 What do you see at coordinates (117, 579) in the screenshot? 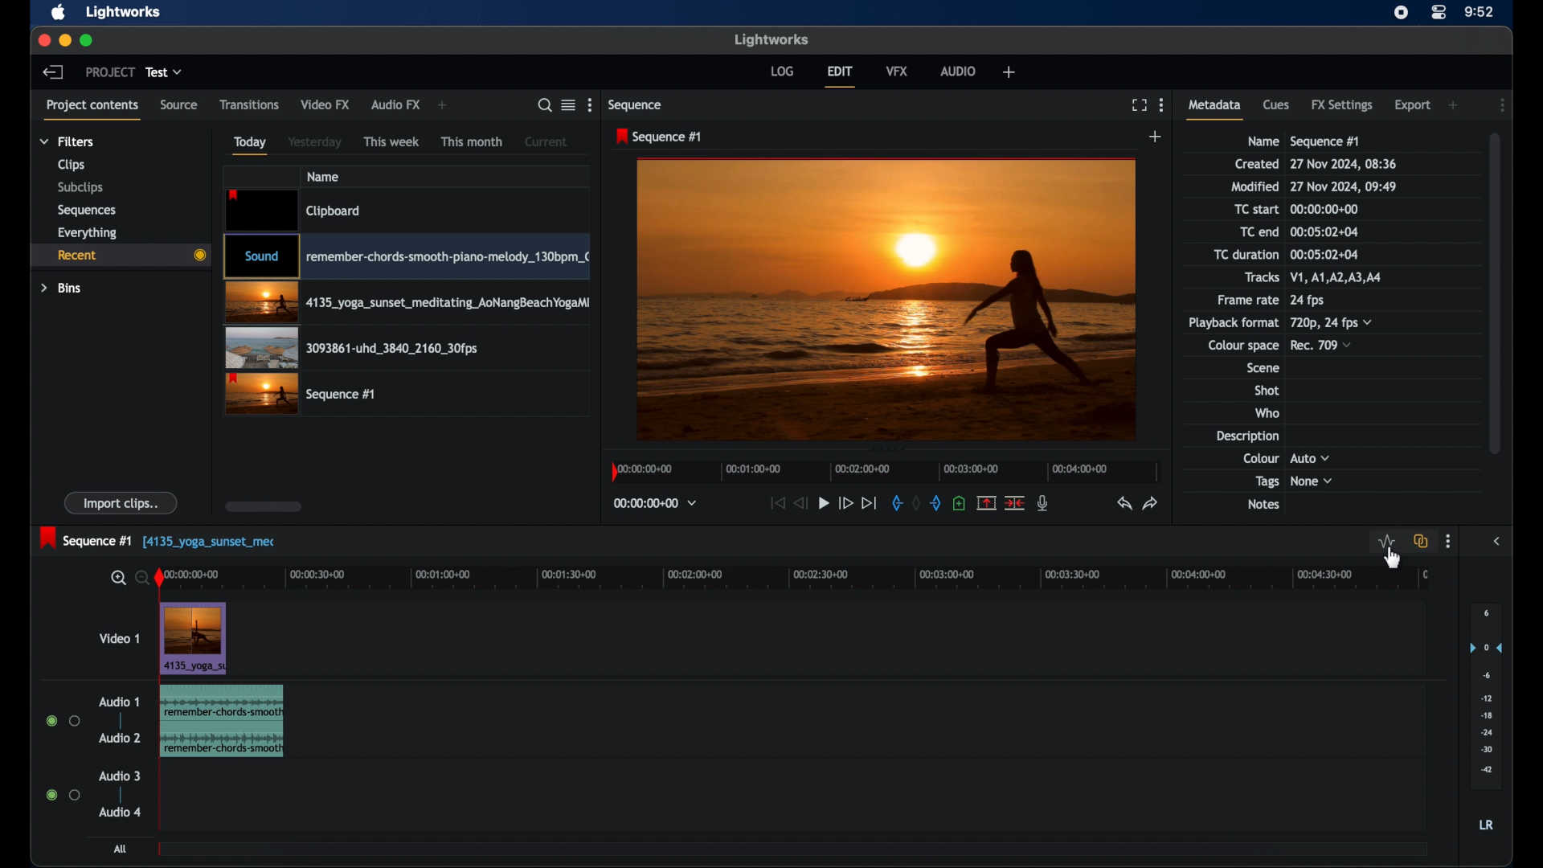
I see `zoom in` at bounding box center [117, 579].